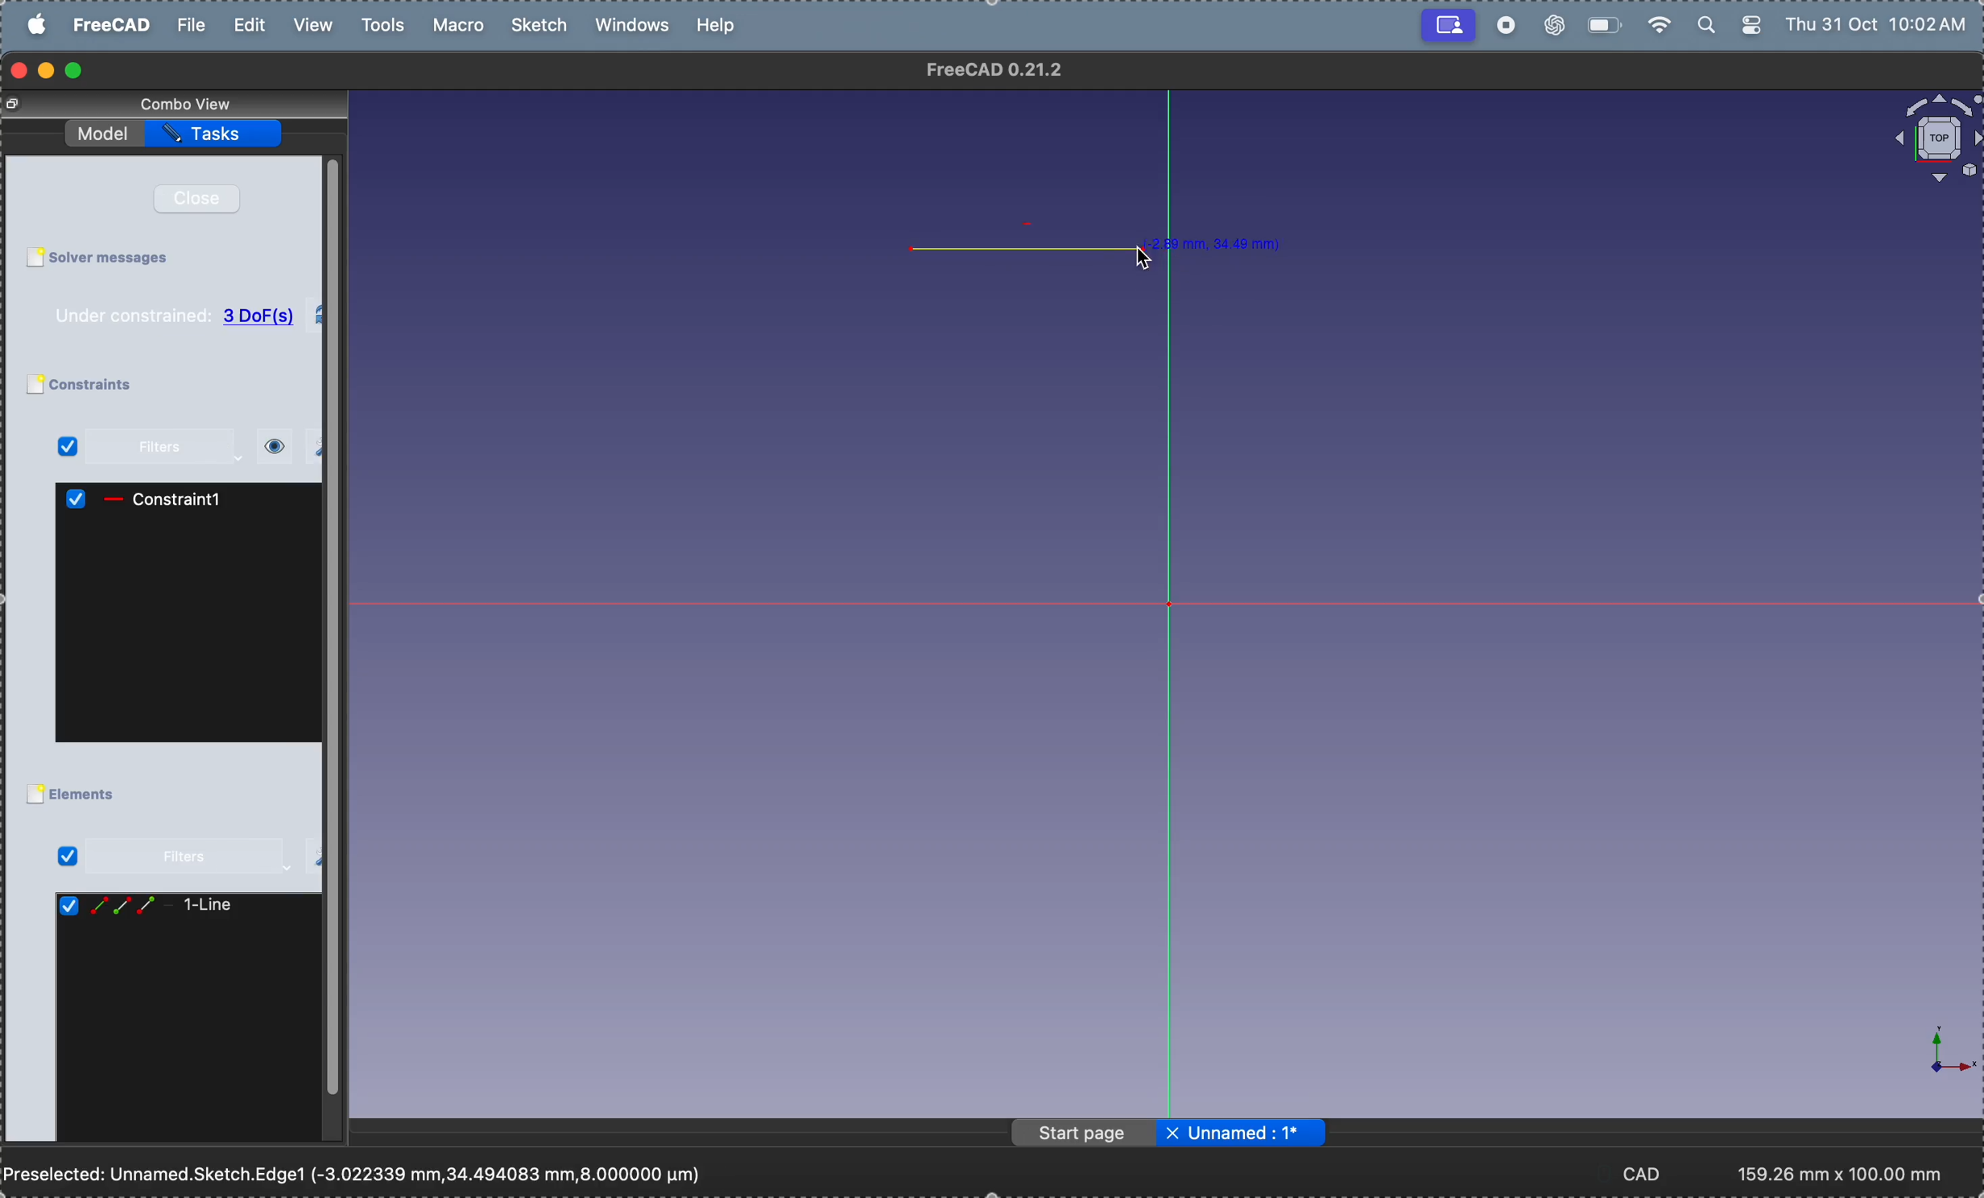  What do you see at coordinates (996, 69) in the screenshot?
I see `FreeCAD 0.21.2` at bounding box center [996, 69].